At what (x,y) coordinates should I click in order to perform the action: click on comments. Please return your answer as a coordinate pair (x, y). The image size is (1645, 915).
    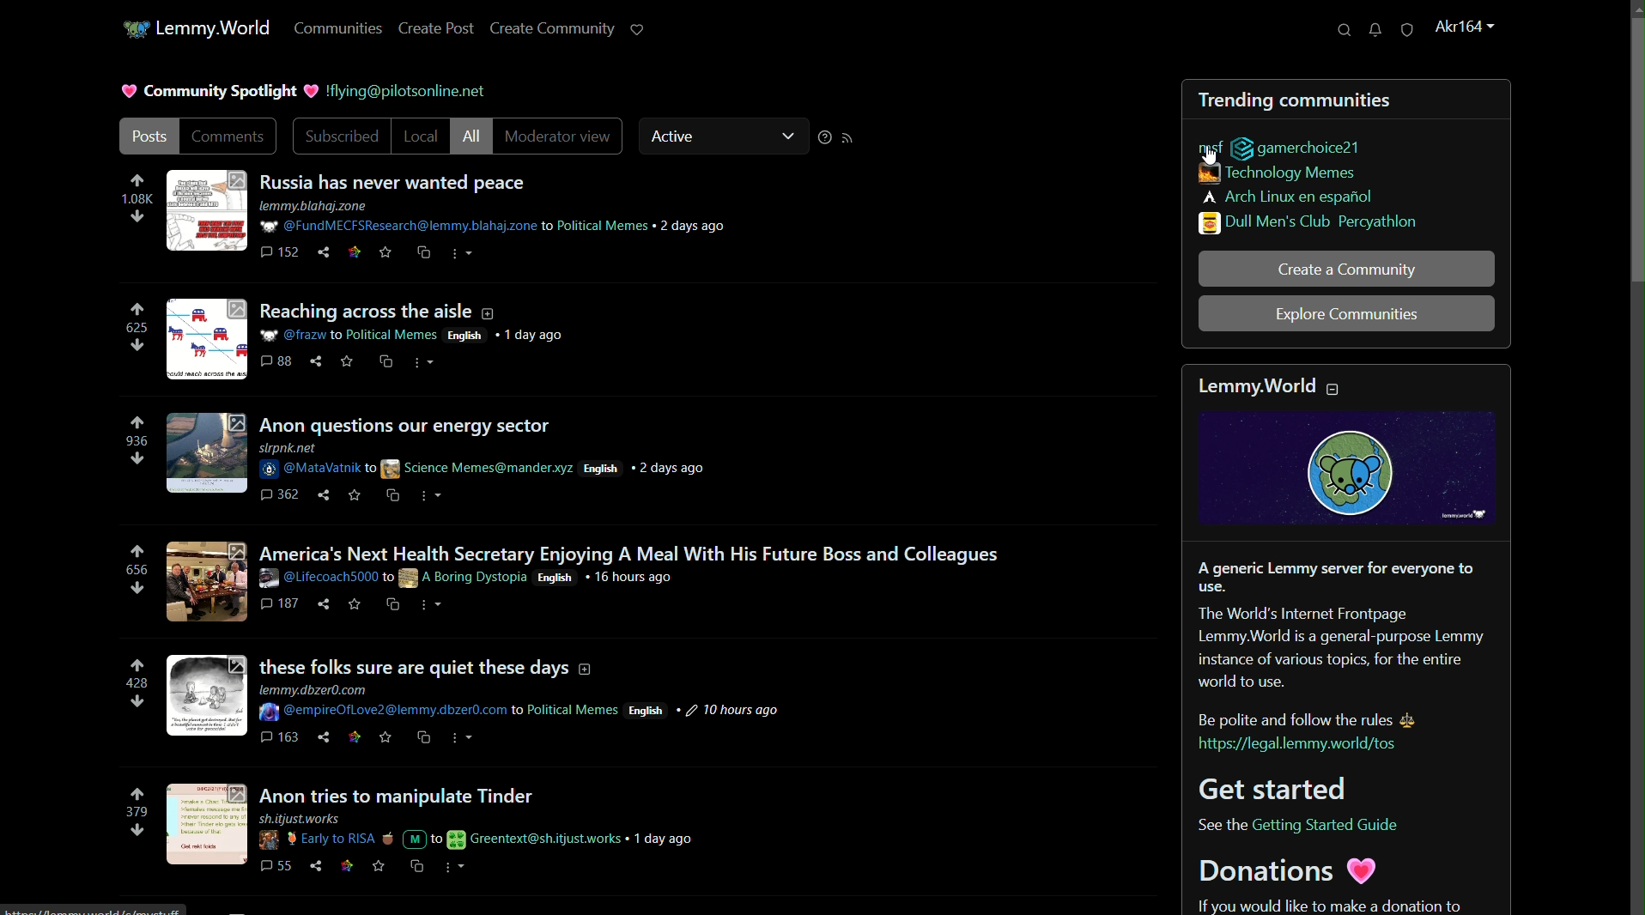
    Looking at the image, I should click on (280, 603).